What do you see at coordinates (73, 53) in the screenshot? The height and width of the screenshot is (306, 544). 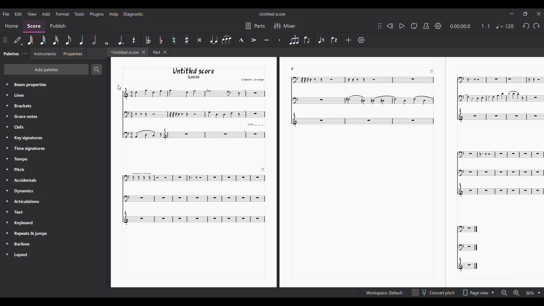 I see `Properties` at bounding box center [73, 53].